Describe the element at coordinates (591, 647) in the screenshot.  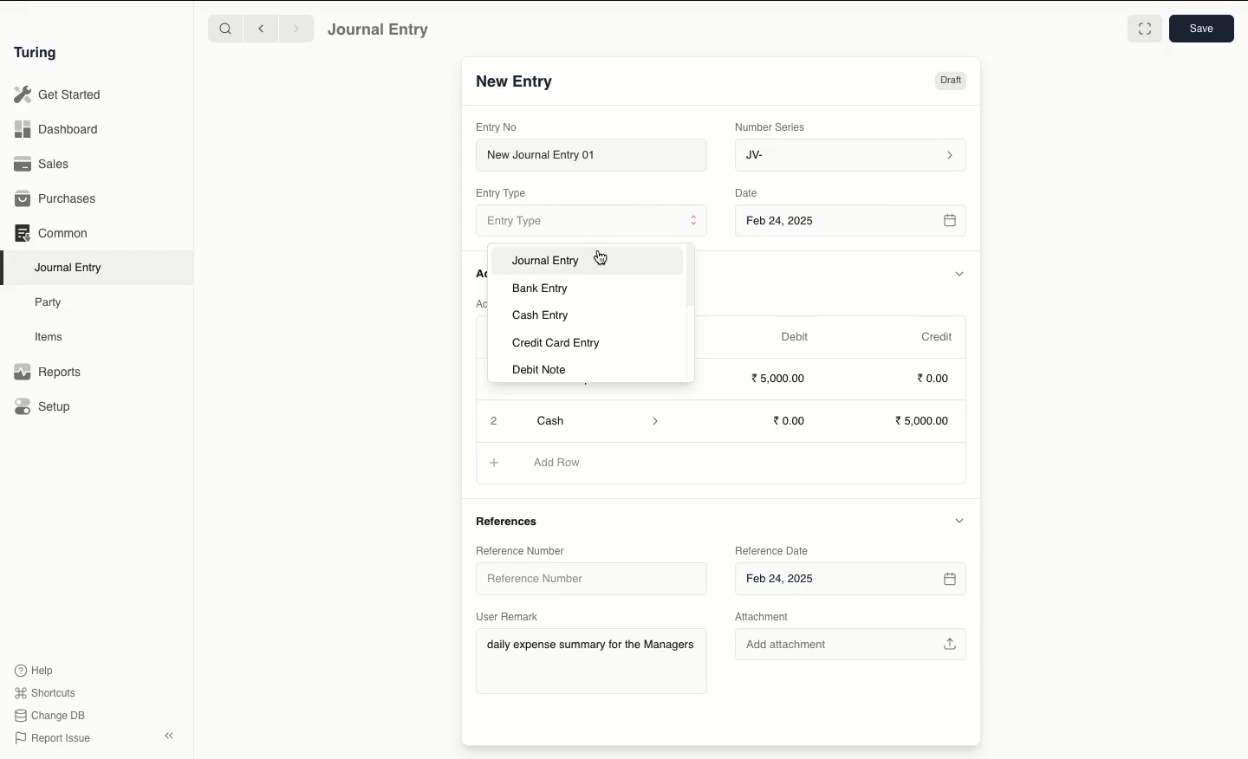
I see `daily expense summary for the Managers` at that location.